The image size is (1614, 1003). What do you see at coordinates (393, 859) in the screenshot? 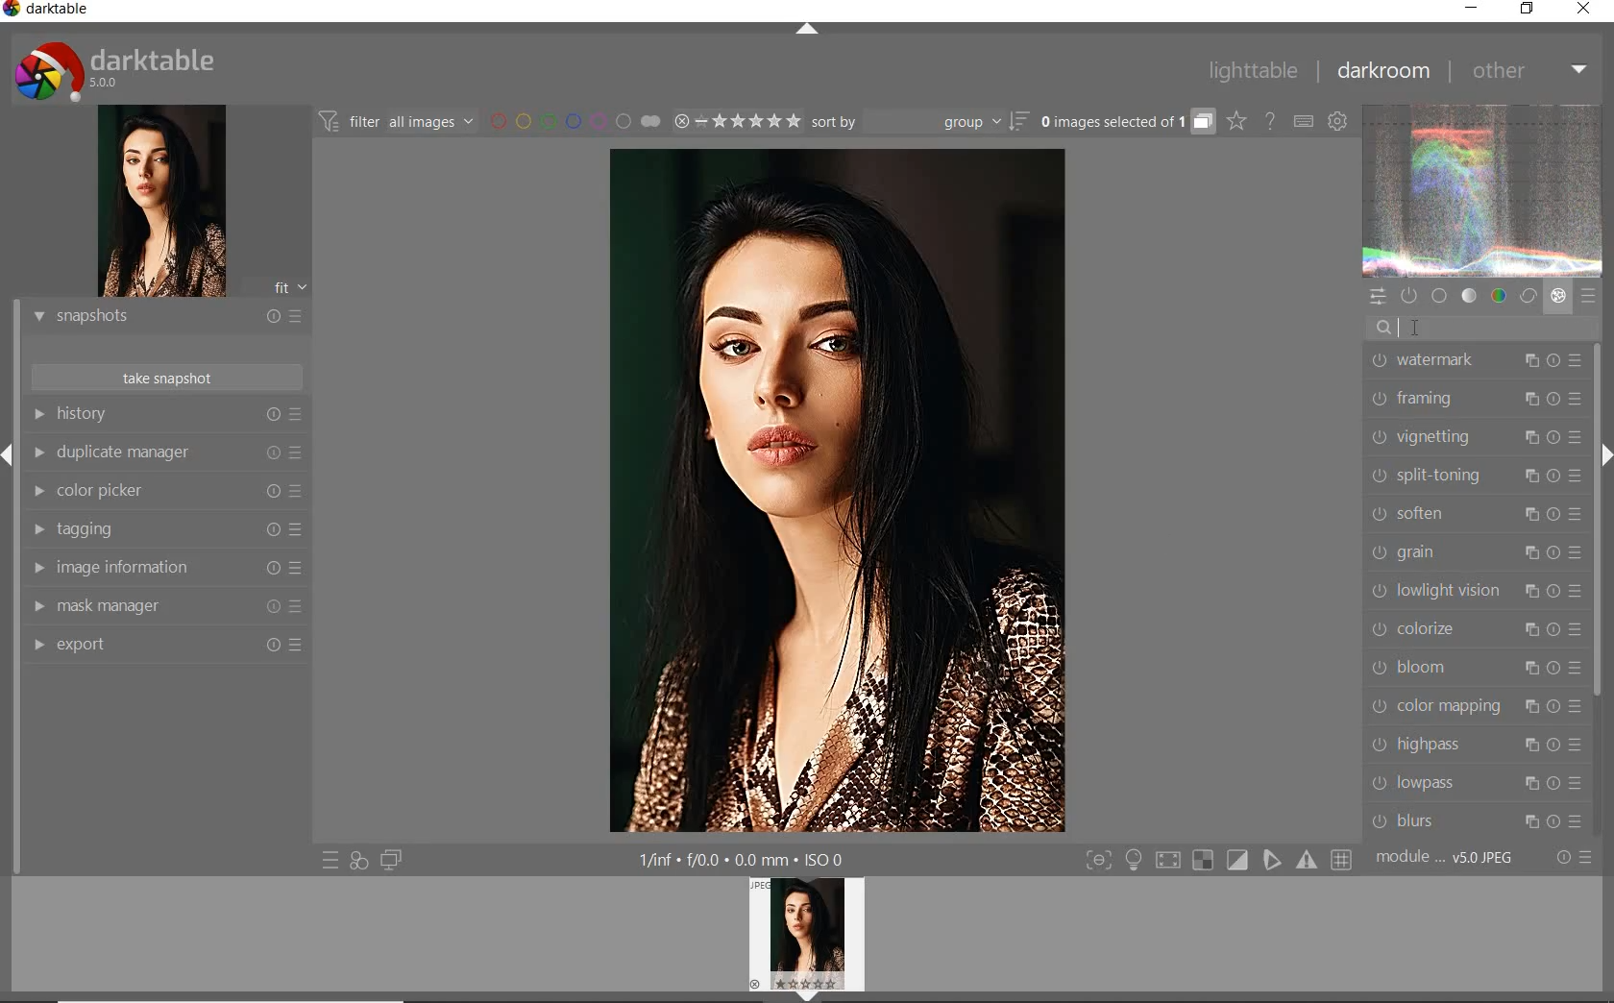
I see `display a second darkroom image below` at bounding box center [393, 859].